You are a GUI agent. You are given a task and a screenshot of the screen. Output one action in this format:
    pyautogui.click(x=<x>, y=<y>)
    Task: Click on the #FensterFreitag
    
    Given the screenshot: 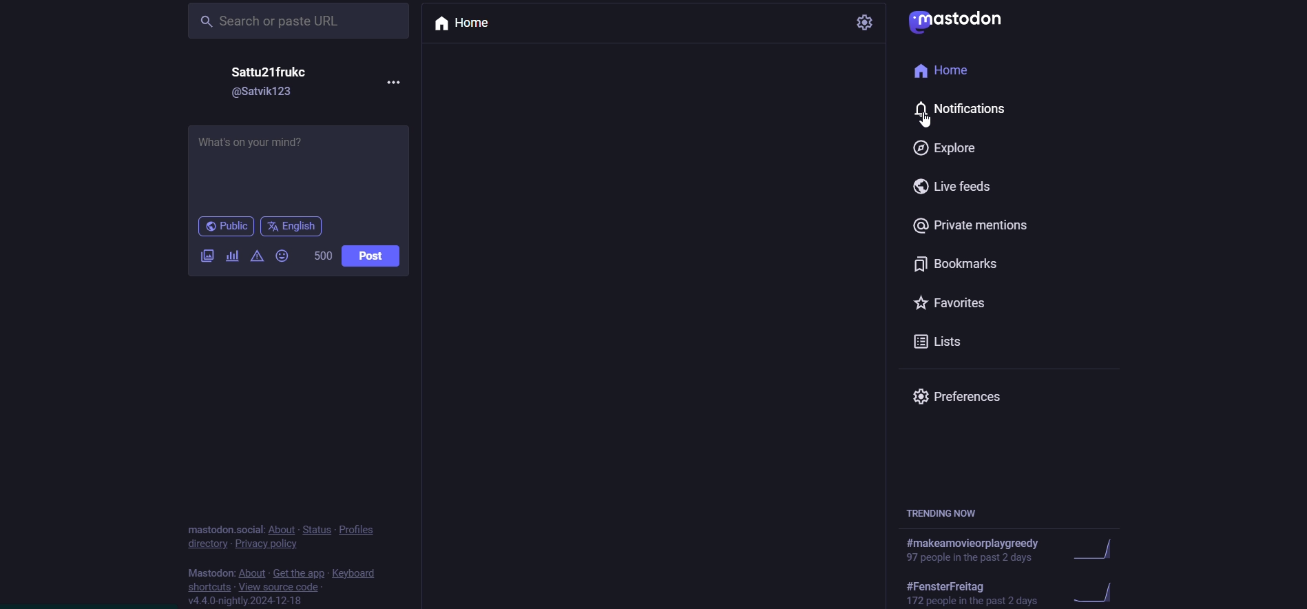 What is the action you would take?
    pyautogui.click(x=950, y=585)
    